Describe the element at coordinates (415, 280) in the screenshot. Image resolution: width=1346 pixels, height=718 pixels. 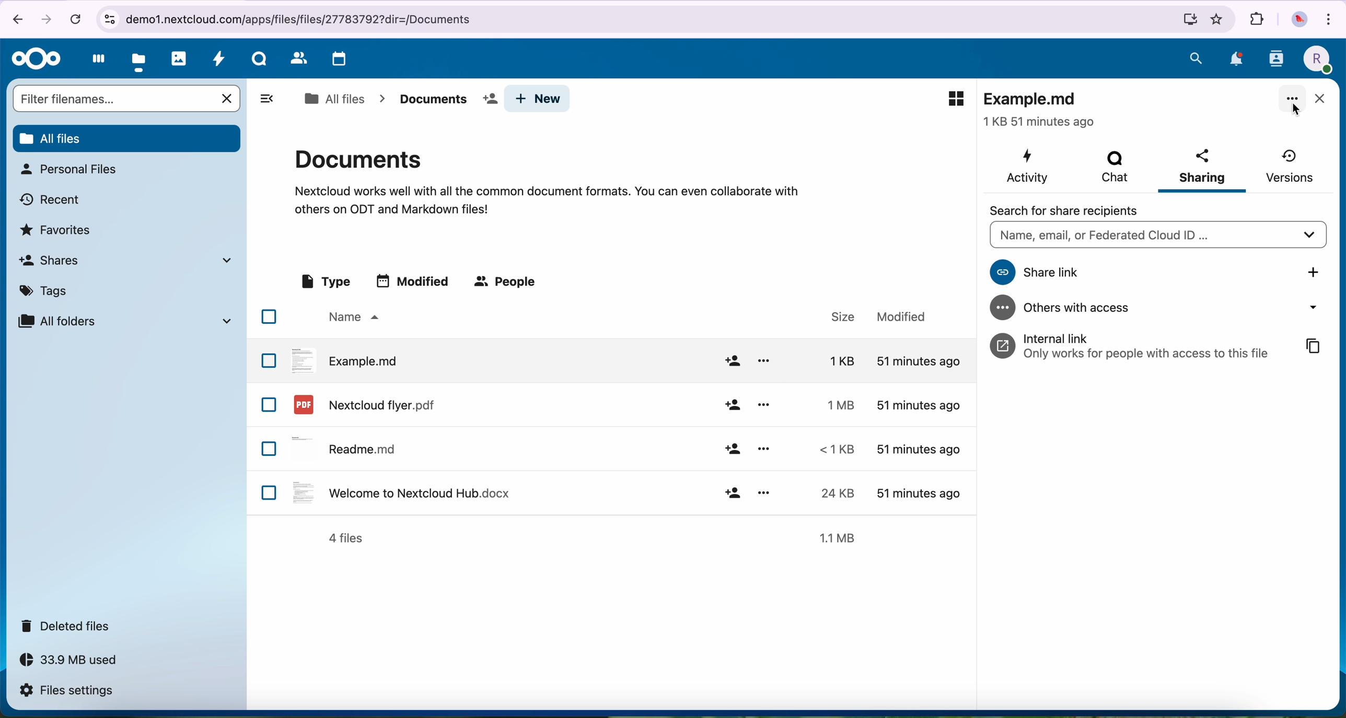
I see `modified` at that location.